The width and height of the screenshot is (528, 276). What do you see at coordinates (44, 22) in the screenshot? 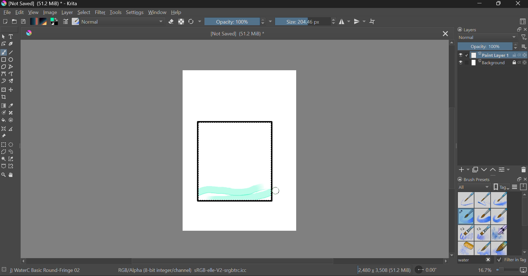
I see `Pattern` at bounding box center [44, 22].